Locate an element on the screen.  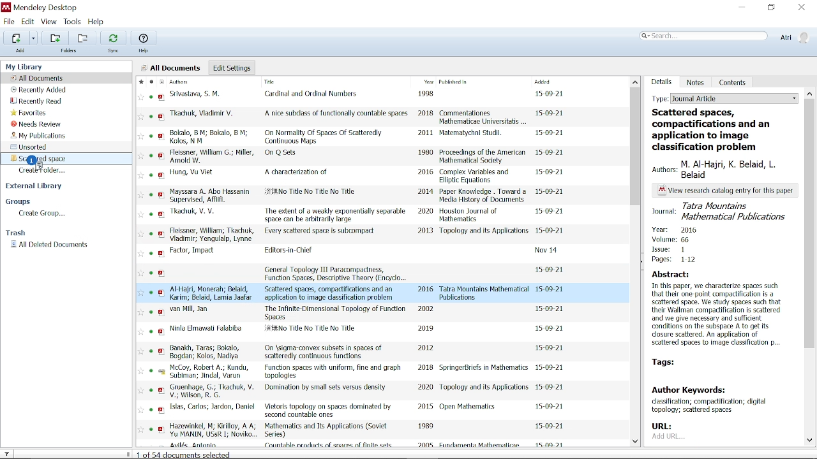
issue is located at coordinates (670, 251).